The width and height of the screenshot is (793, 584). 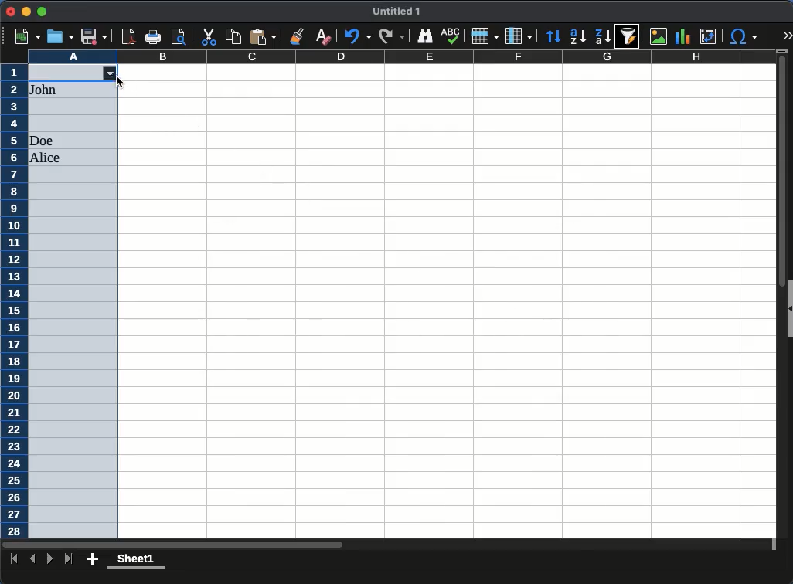 What do you see at coordinates (604, 37) in the screenshot?
I see `descending` at bounding box center [604, 37].